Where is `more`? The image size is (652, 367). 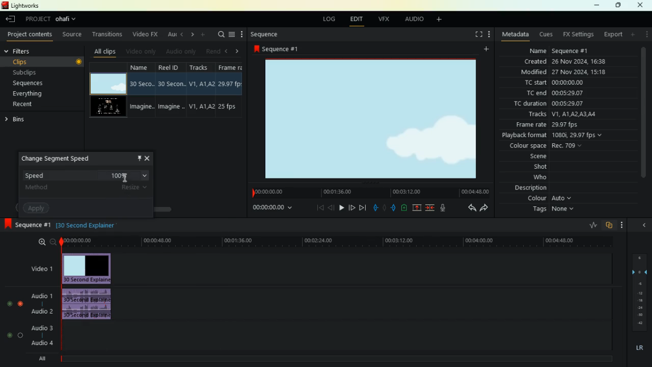
more is located at coordinates (243, 35).